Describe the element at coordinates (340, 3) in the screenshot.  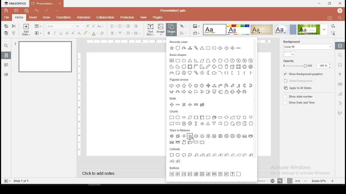
I see `close window` at that location.